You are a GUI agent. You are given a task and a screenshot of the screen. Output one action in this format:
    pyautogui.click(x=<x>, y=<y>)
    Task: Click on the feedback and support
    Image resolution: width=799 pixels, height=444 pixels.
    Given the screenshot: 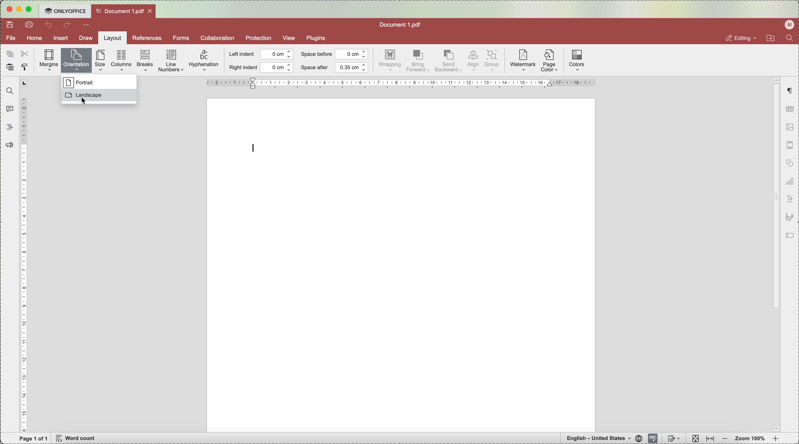 What is the action you would take?
    pyautogui.click(x=11, y=144)
    